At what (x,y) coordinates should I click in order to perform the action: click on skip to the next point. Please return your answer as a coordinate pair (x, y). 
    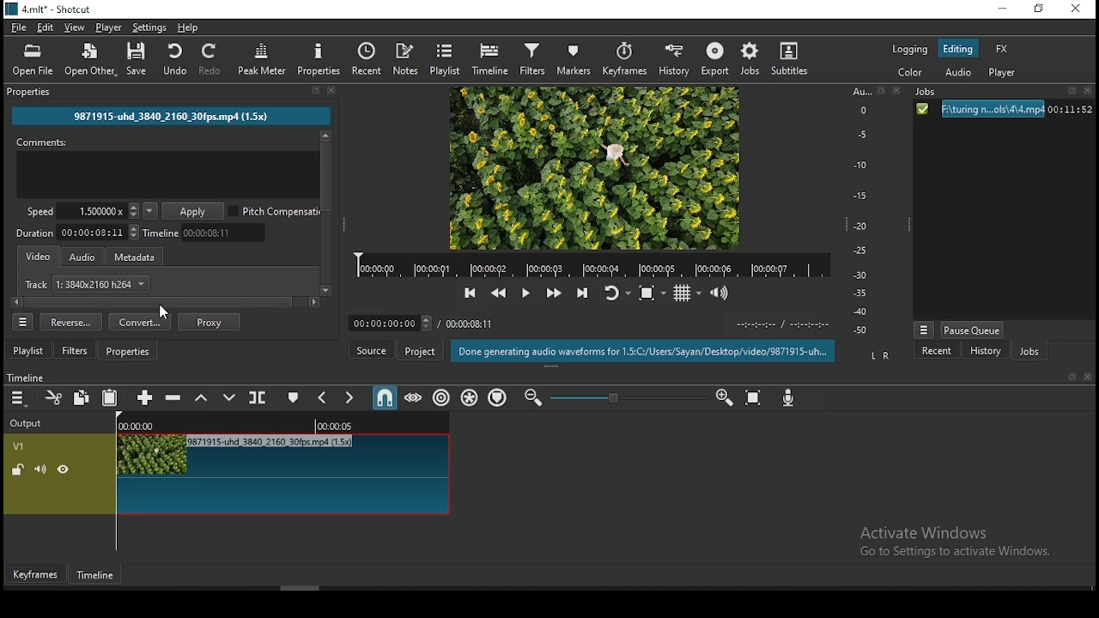
    Looking at the image, I should click on (582, 294).